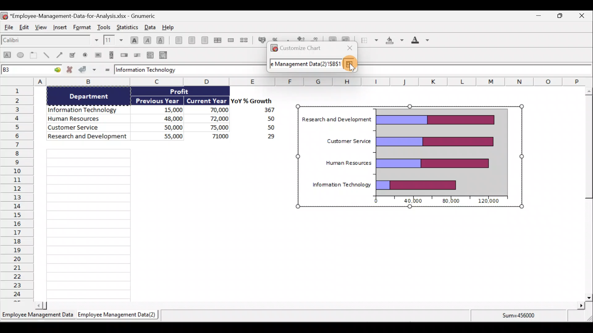  Describe the element at coordinates (586, 15) in the screenshot. I see `Close` at that location.